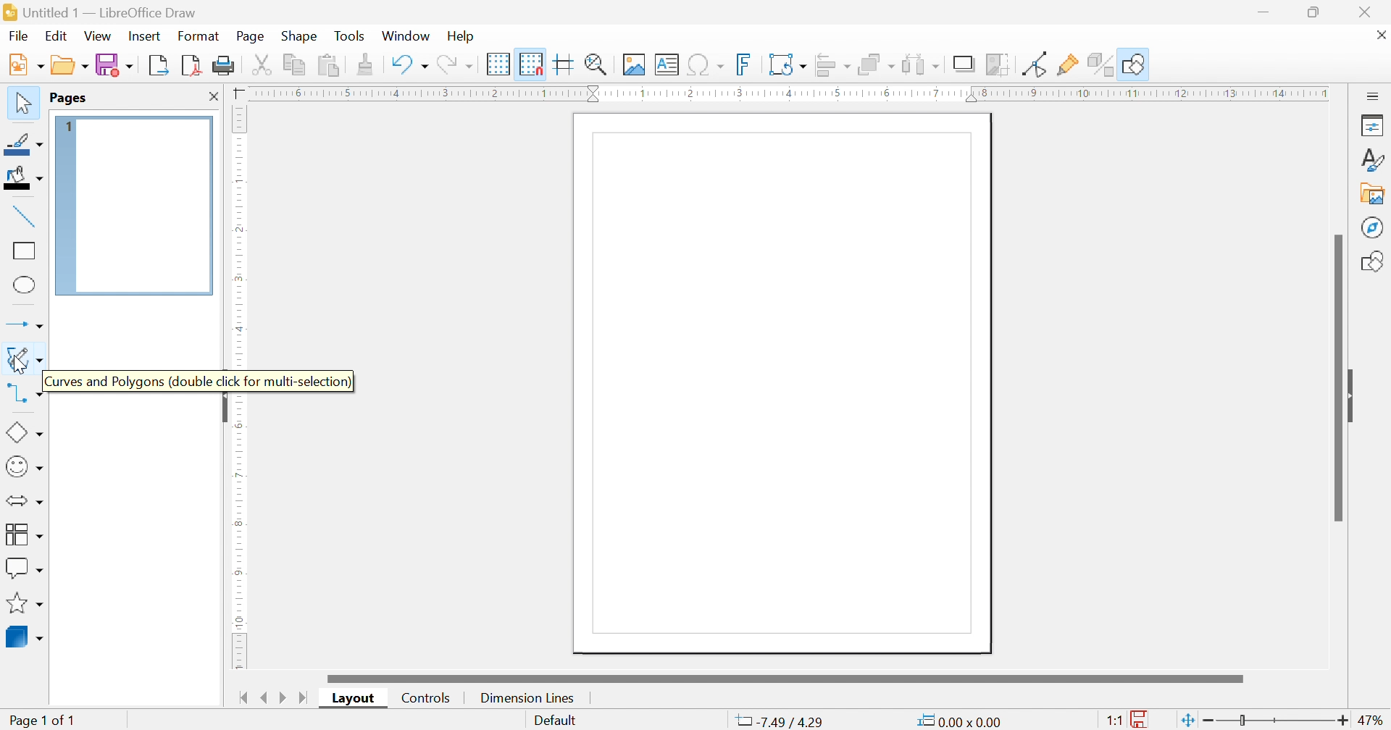 This screenshot has height=730, width=1391. Describe the element at coordinates (877, 64) in the screenshot. I see `arrange` at that location.